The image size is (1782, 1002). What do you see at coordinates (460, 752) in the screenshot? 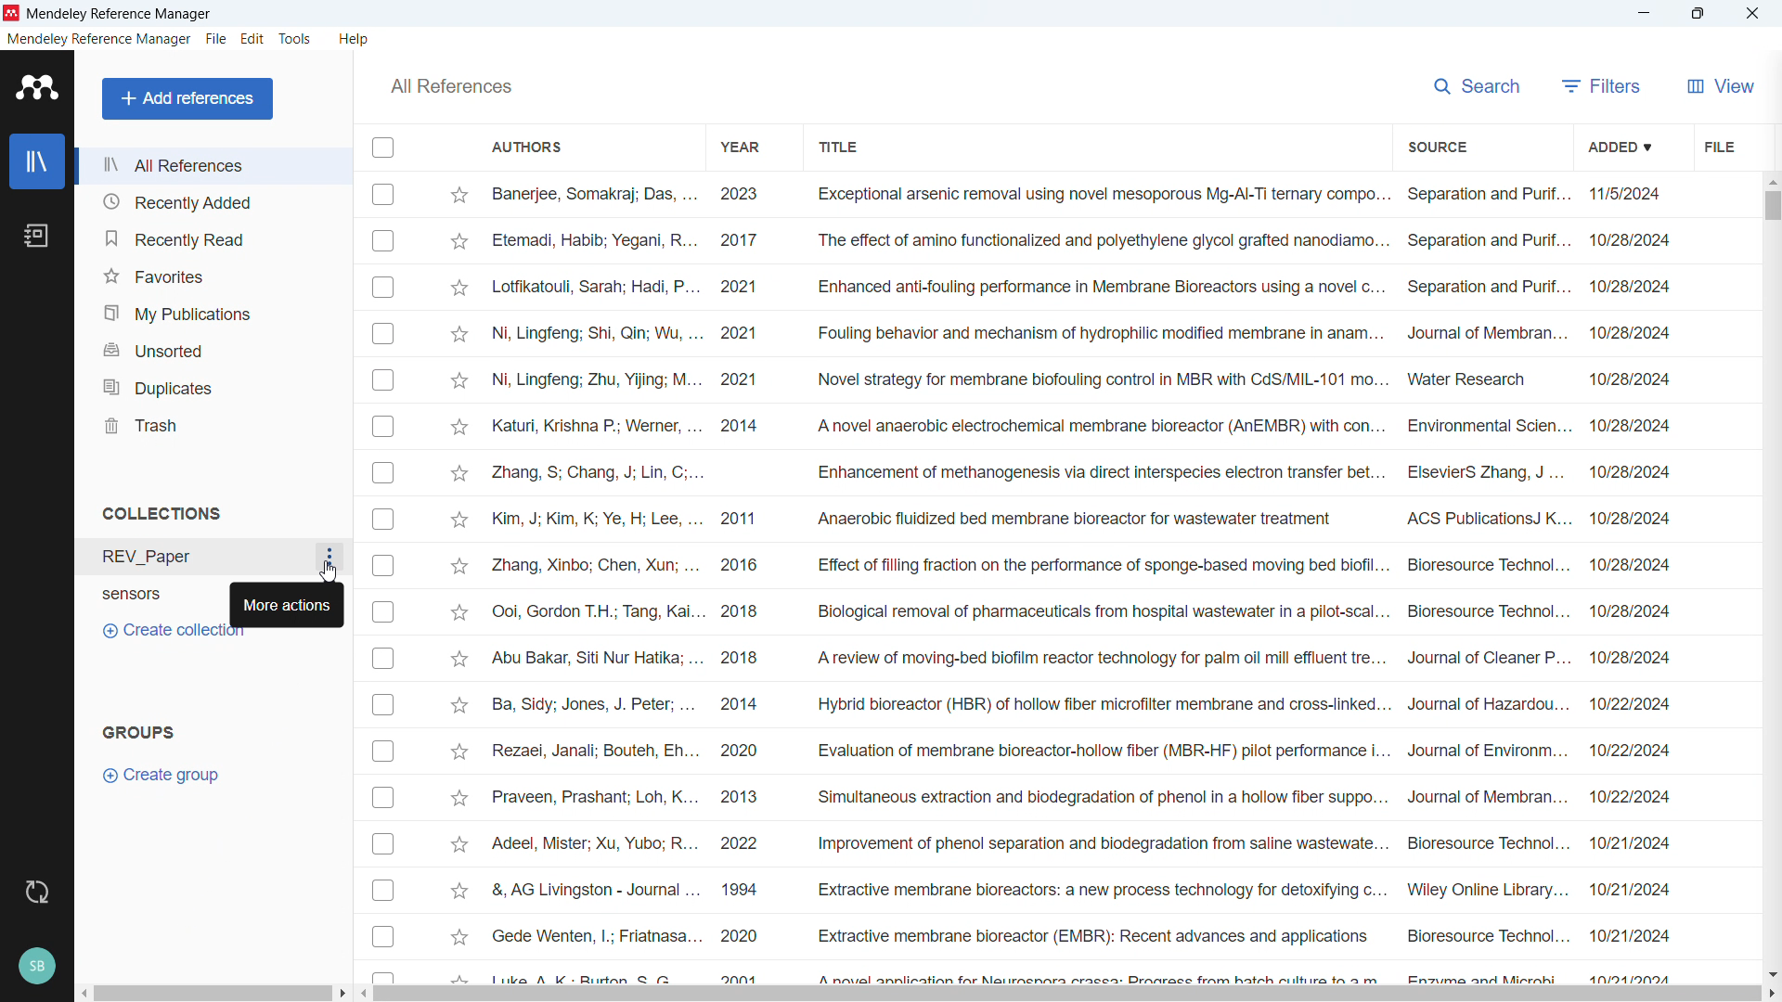
I see `Star mark respective publication` at bounding box center [460, 752].